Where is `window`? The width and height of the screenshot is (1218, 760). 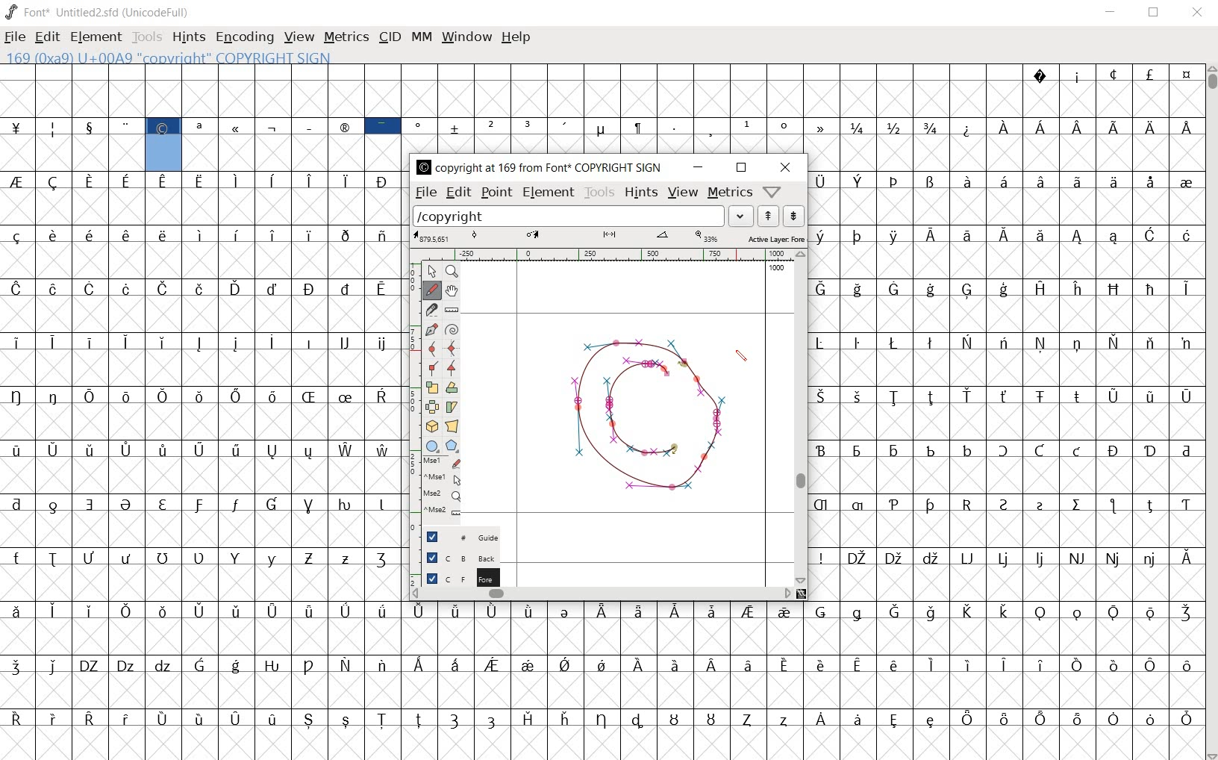
window is located at coordinates (465, 37).